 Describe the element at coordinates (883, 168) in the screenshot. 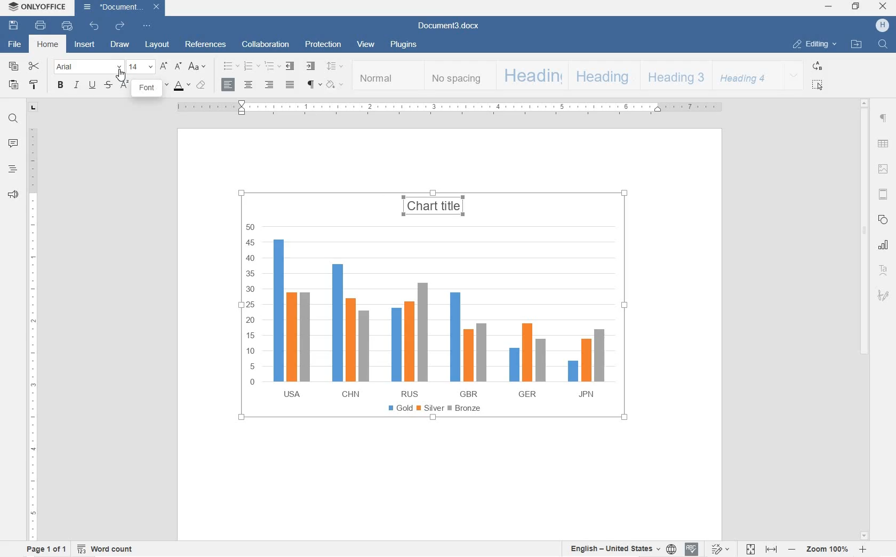

I see `IMAGE SETTINGS` at that location.